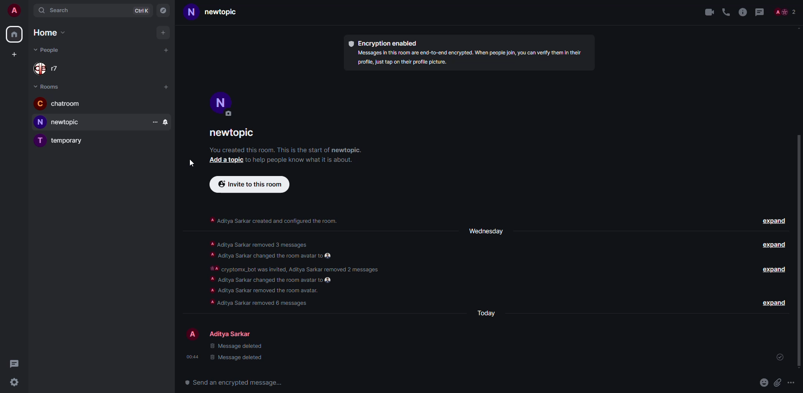  What do you see at coordinates (222, 102) in the screenshot?
I see `profile` at bounding box center [222, 102].